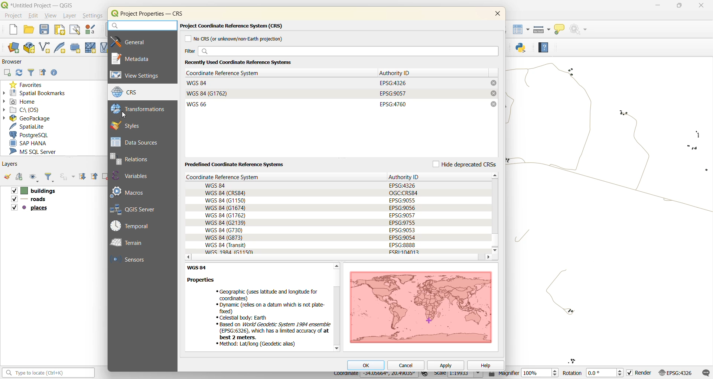  Describe the element at coordinates (32, 72) in the screenshot. I see `filter` at that location.